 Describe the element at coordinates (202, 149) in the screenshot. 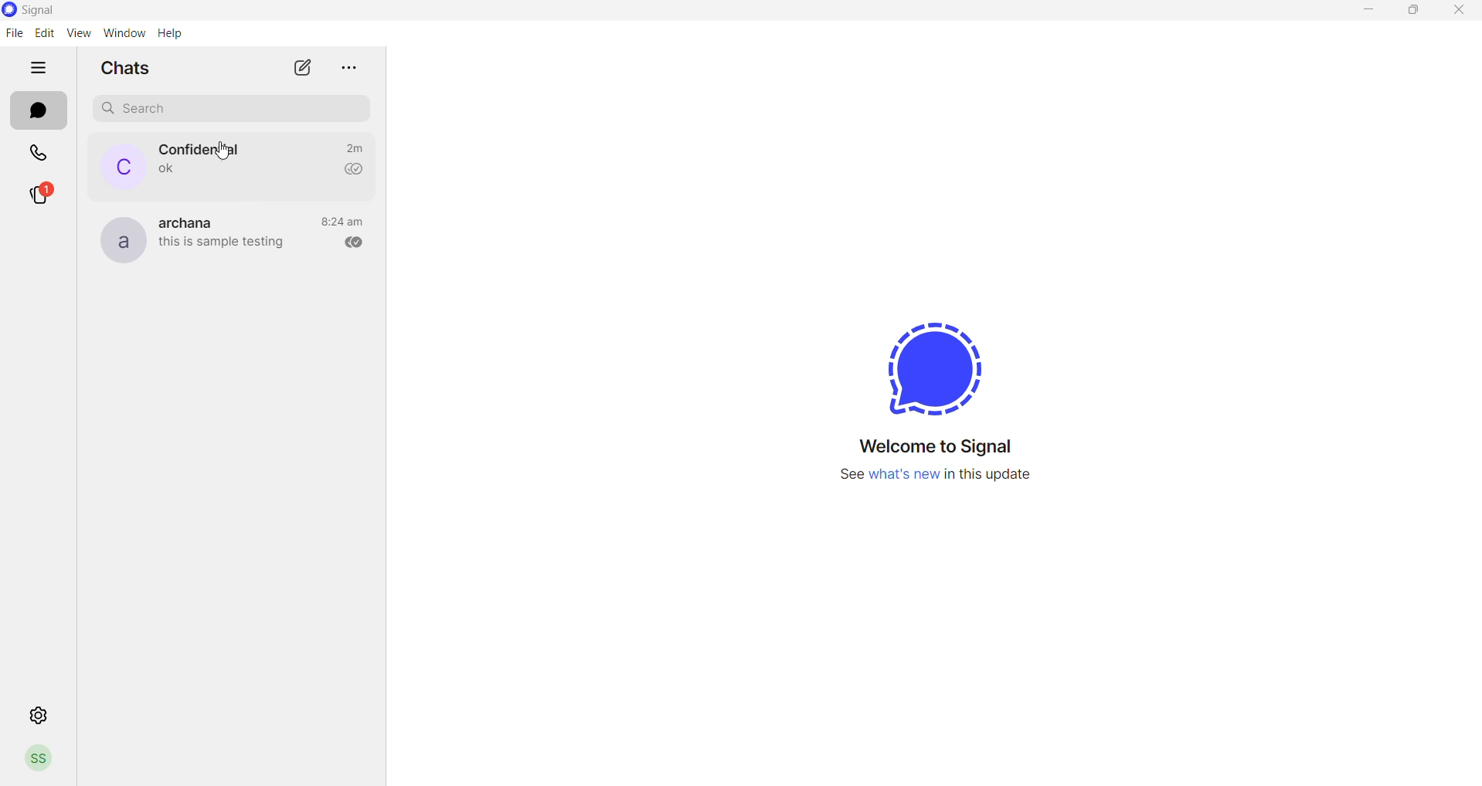

I see `contact name` at that location.